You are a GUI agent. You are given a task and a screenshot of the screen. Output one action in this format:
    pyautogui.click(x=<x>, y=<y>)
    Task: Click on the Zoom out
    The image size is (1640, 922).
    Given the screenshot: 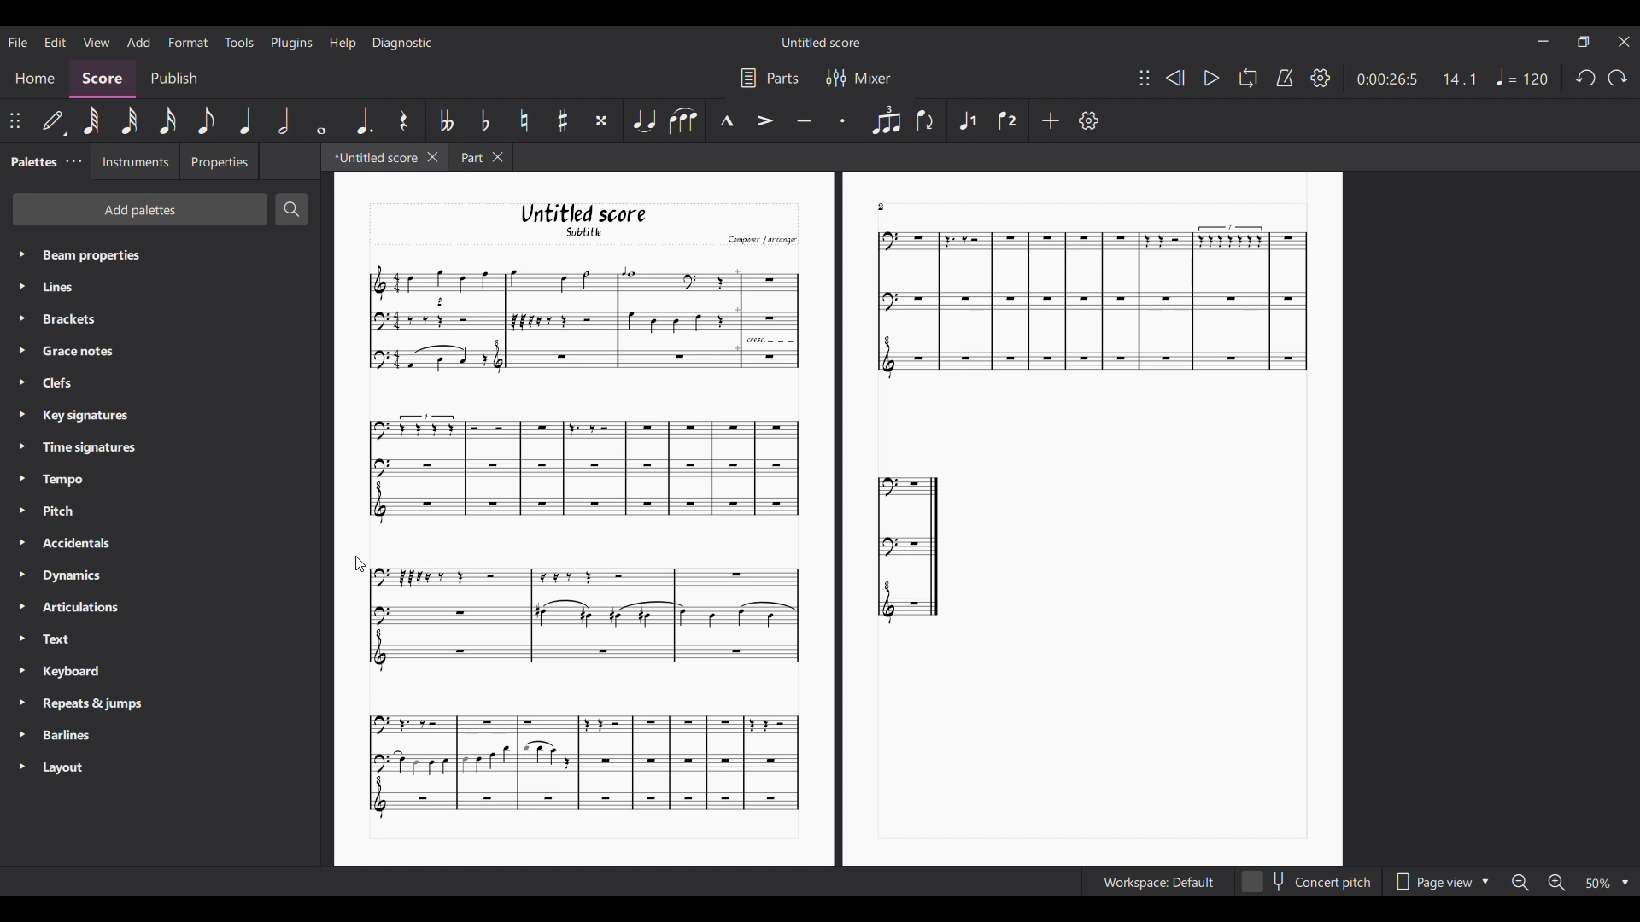 What is the action you would take?
    pyautogui.click(x=1518, y=882)
    